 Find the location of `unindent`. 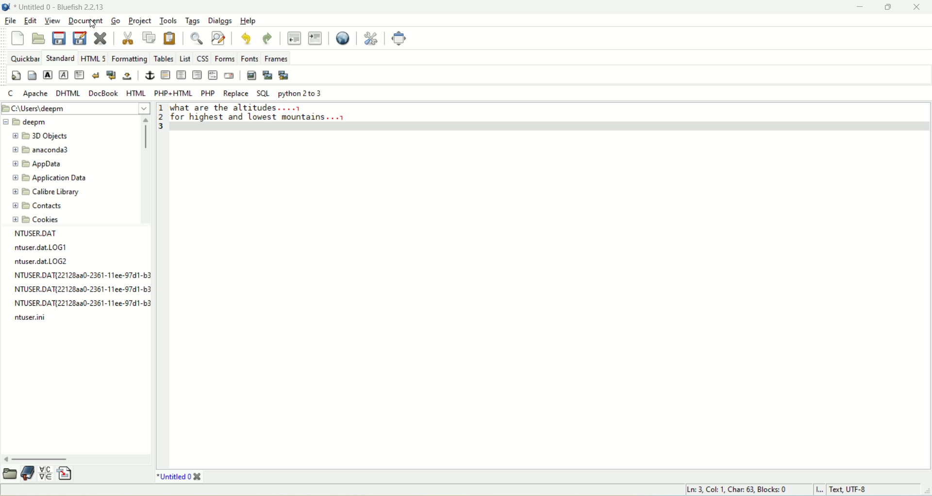

unindent is located at coordinates (294, 37).